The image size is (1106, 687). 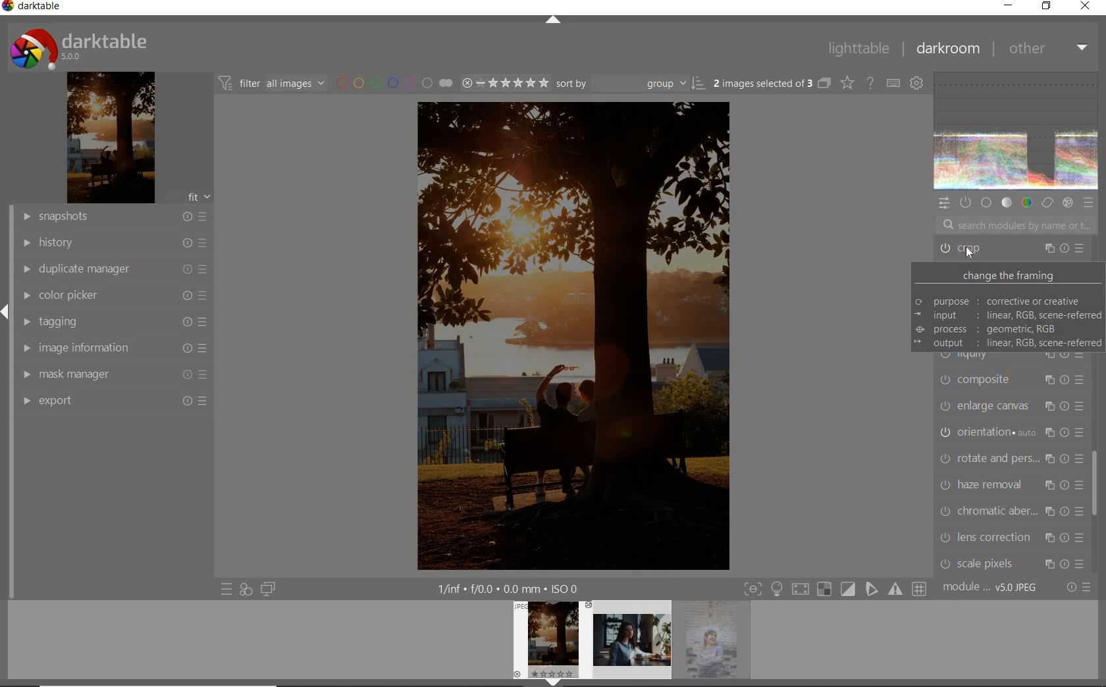 What do you see at coordinates (1013, 357) in the screenshot?
I see `liquify` at bounding box center [1013, 357].